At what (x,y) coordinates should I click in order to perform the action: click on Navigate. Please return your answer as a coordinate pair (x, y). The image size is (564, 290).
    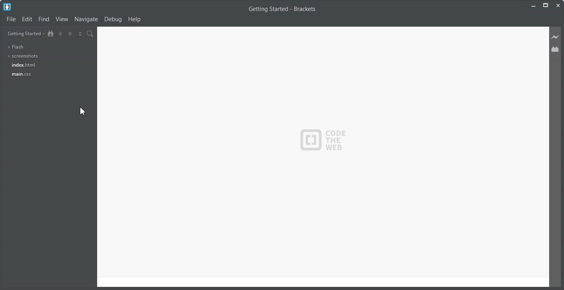
    Looking at the image, I should click on (86, 20).